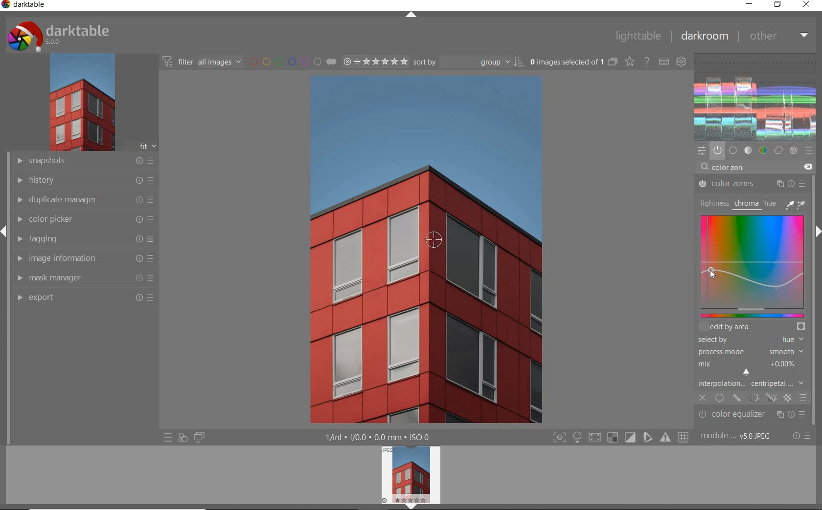  What do you see at coordinates (433, 240) in the screenshot?
I see `COLOR PICKER TOOL POSITION` at bounding box center [433, 240].